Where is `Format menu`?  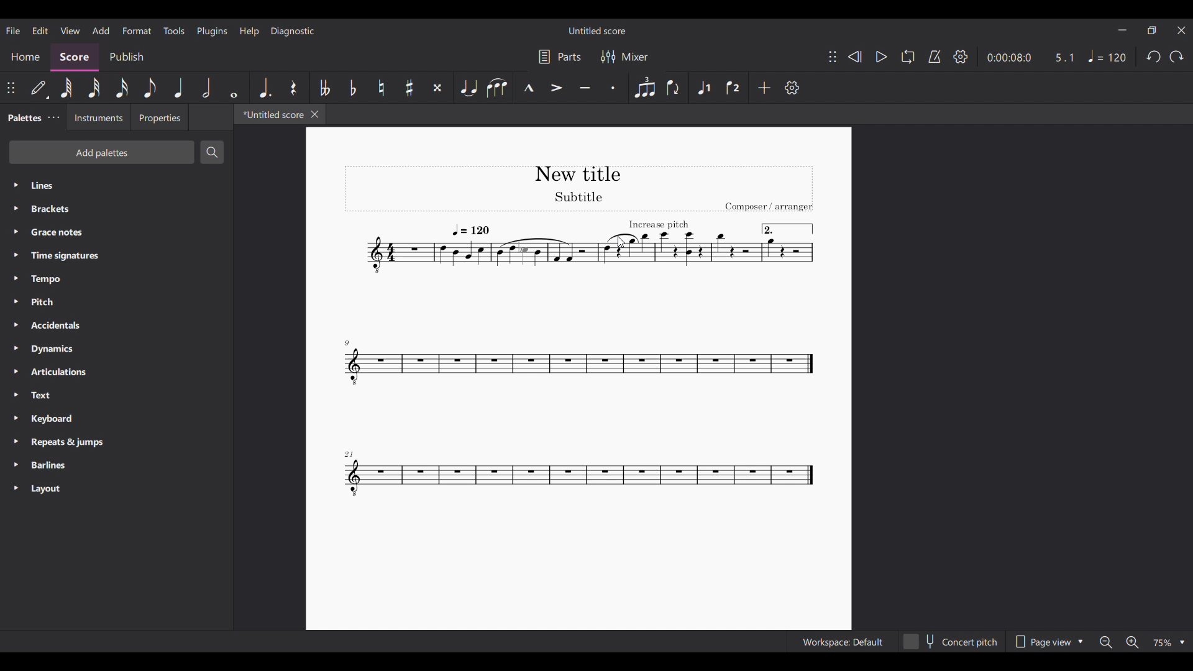 Format menu is located at coordinates (137, 30).